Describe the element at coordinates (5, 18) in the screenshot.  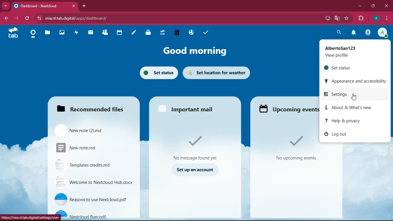
I see `backward` at that location.